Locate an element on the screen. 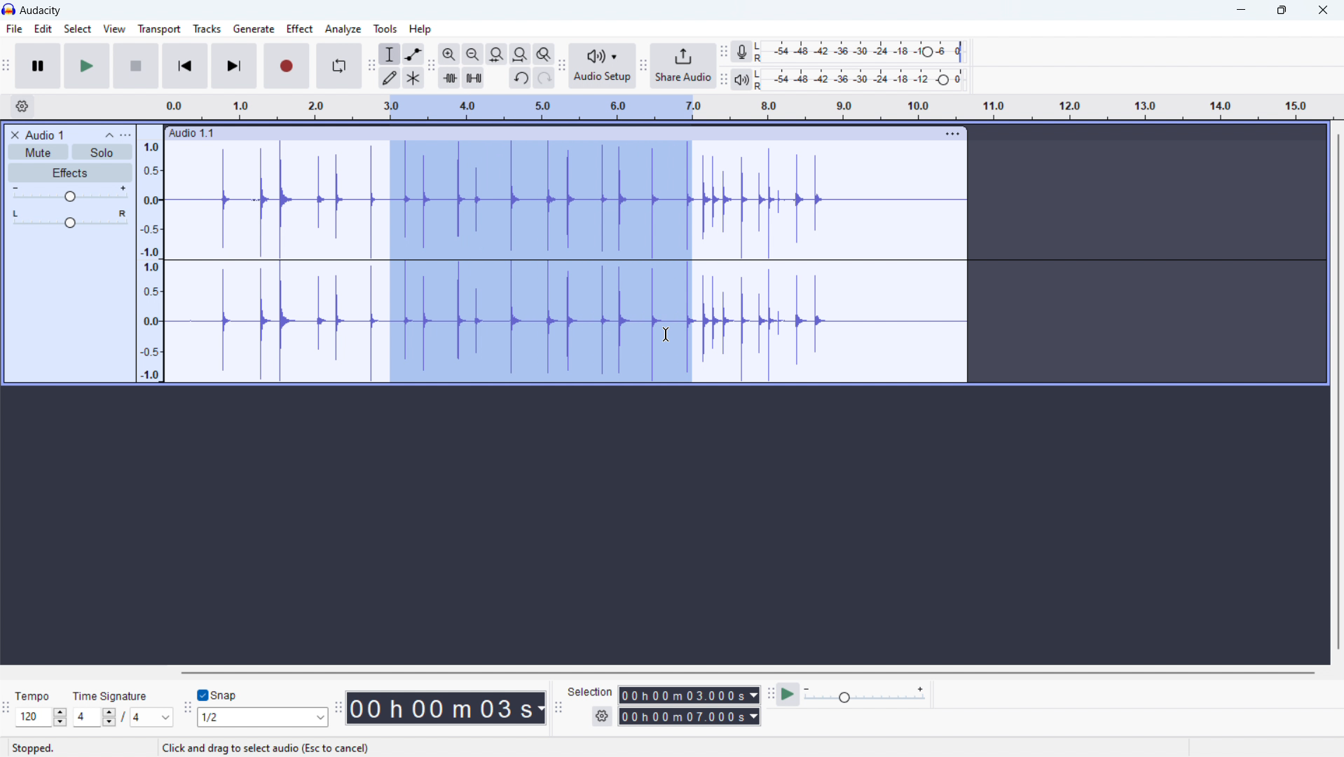 The image size is (1344, 757). multi tool is located at coordinates (413, 78).